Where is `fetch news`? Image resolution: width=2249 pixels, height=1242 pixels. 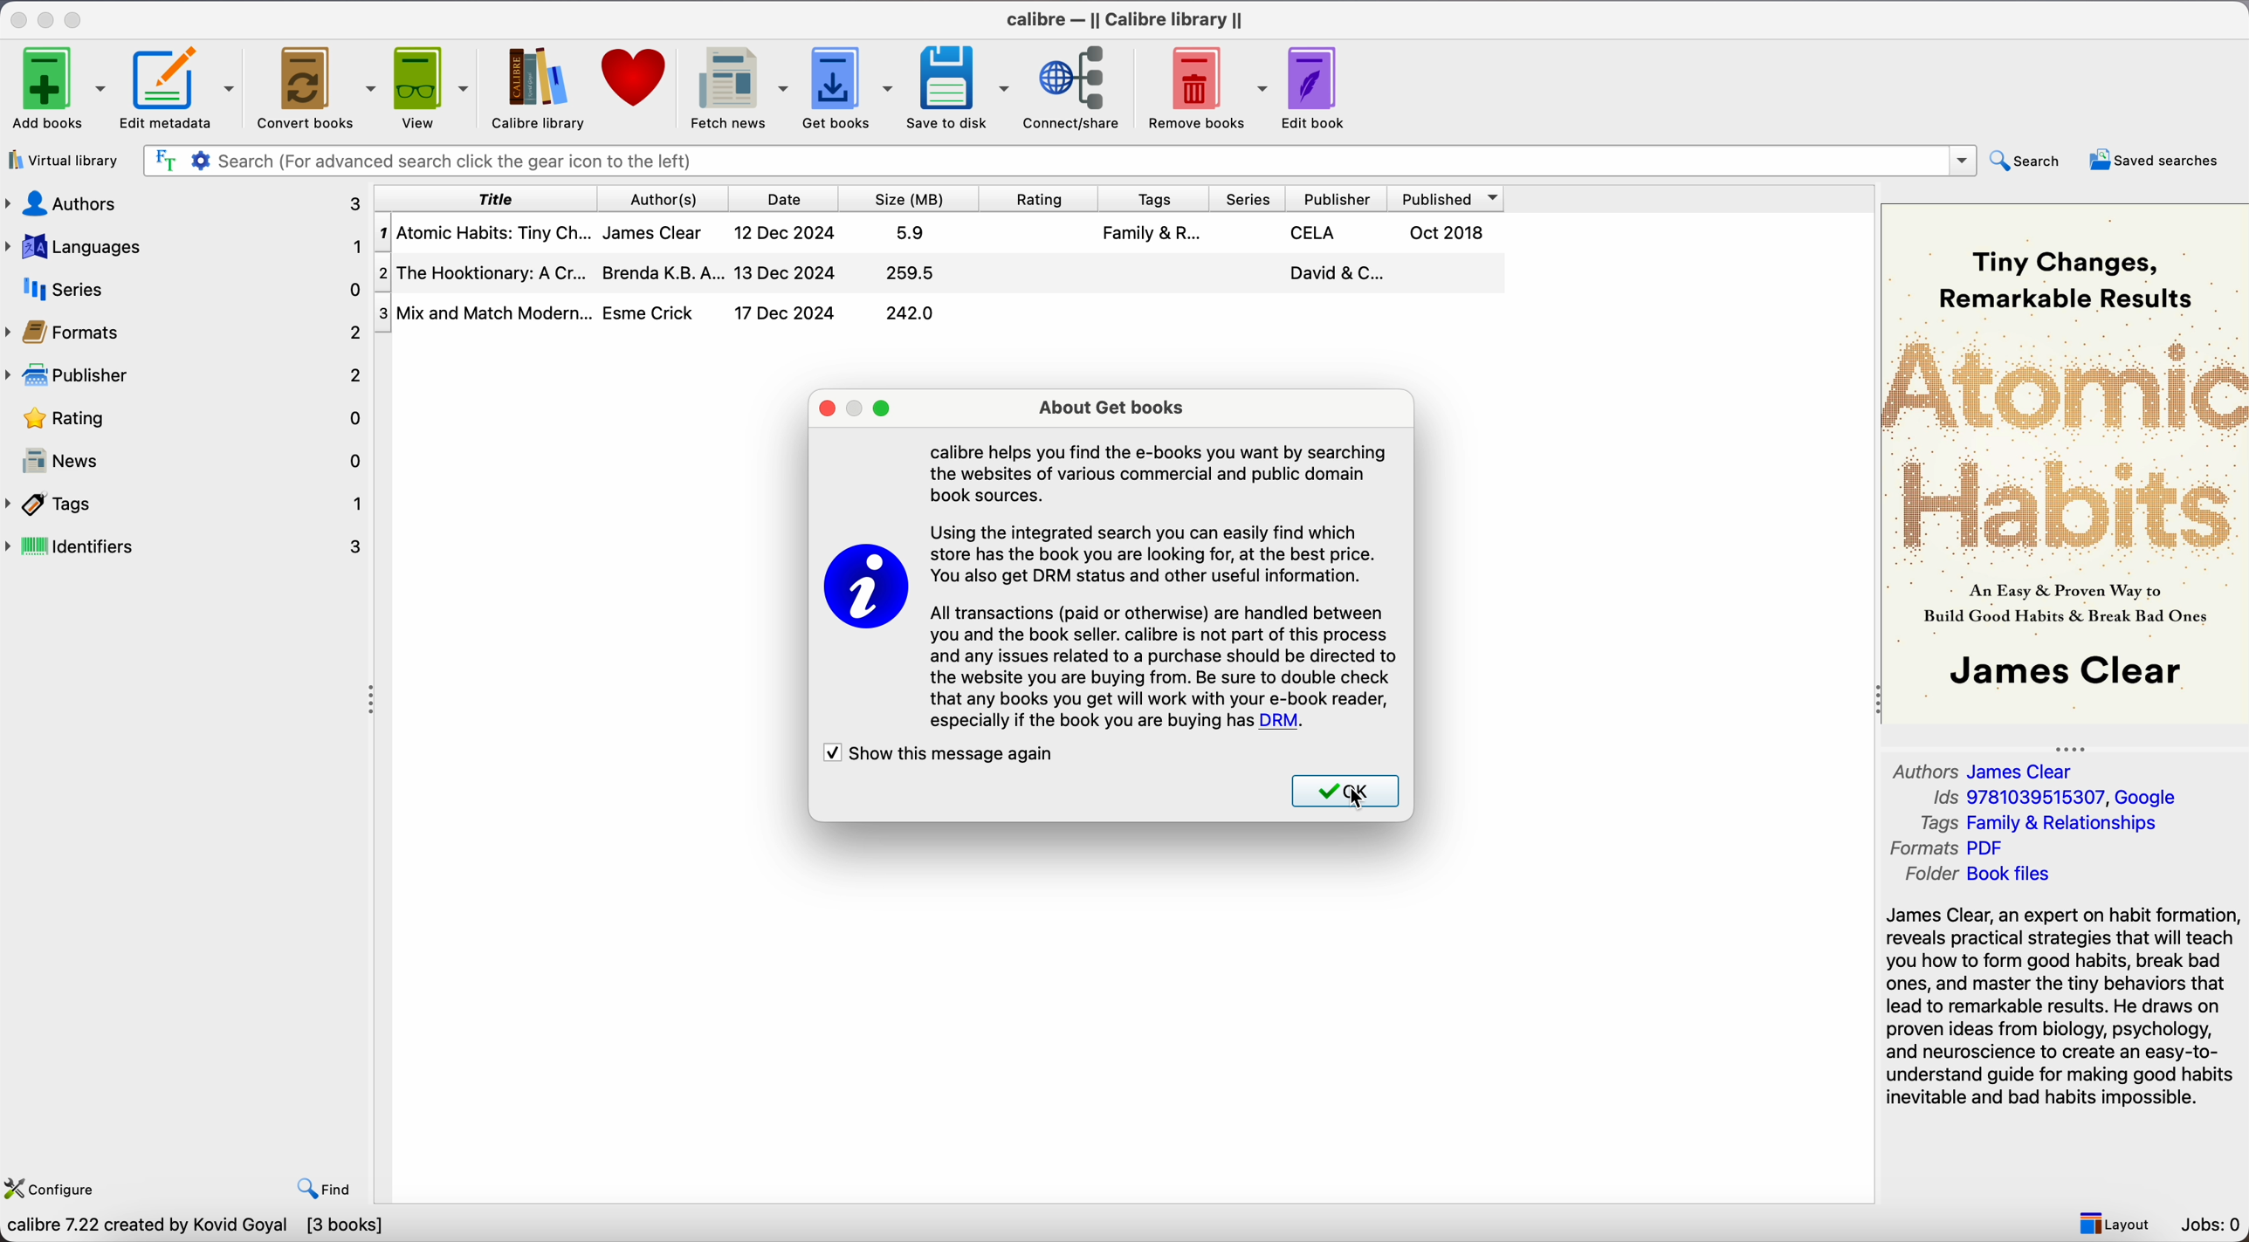
fetch news is located at coordinates (733, 86).